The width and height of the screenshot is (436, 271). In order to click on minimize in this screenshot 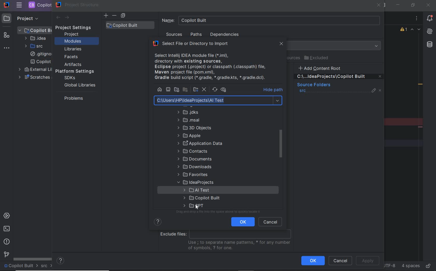, I will do `click(398, 5)`.